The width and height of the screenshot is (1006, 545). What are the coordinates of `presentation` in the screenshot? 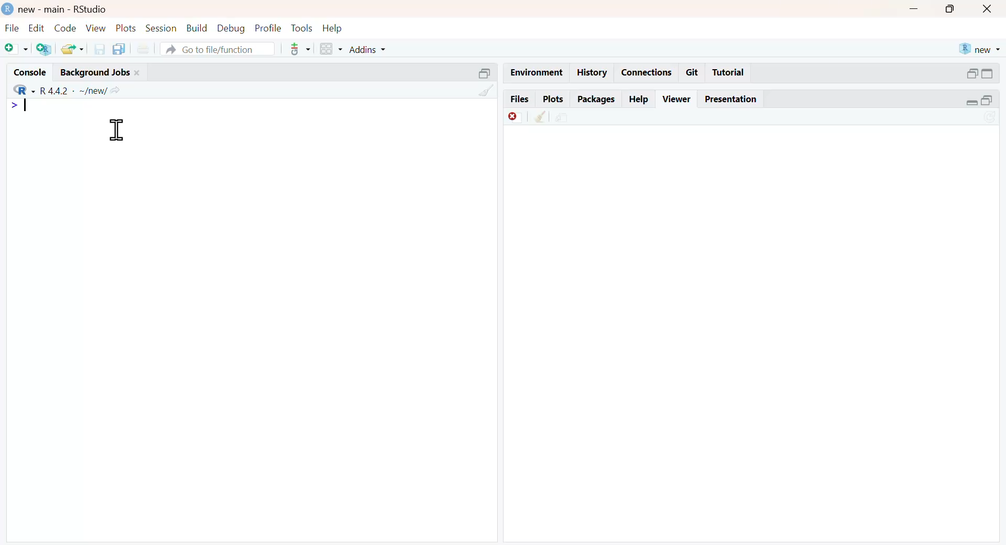 It's located at (731, 99).